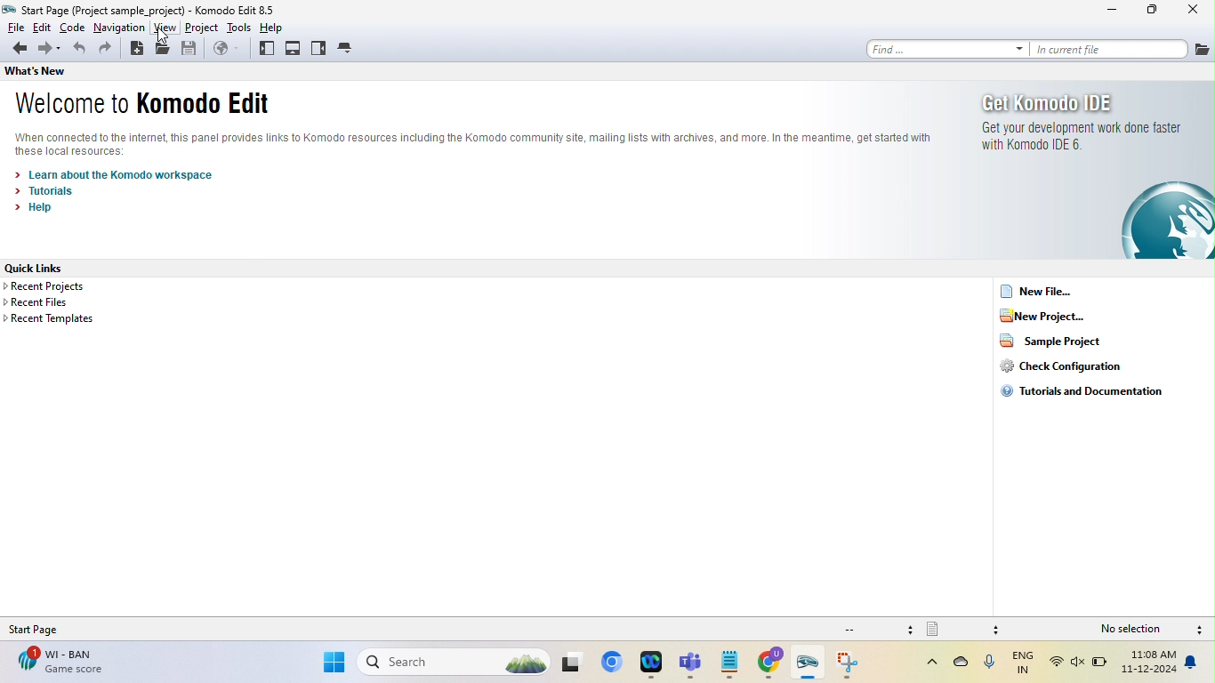 Image resolution: width=1215 pixels, height=683 pixels. Describe the element at coordinates (56, 268) in the screenshot. I see `quick links` at that location.